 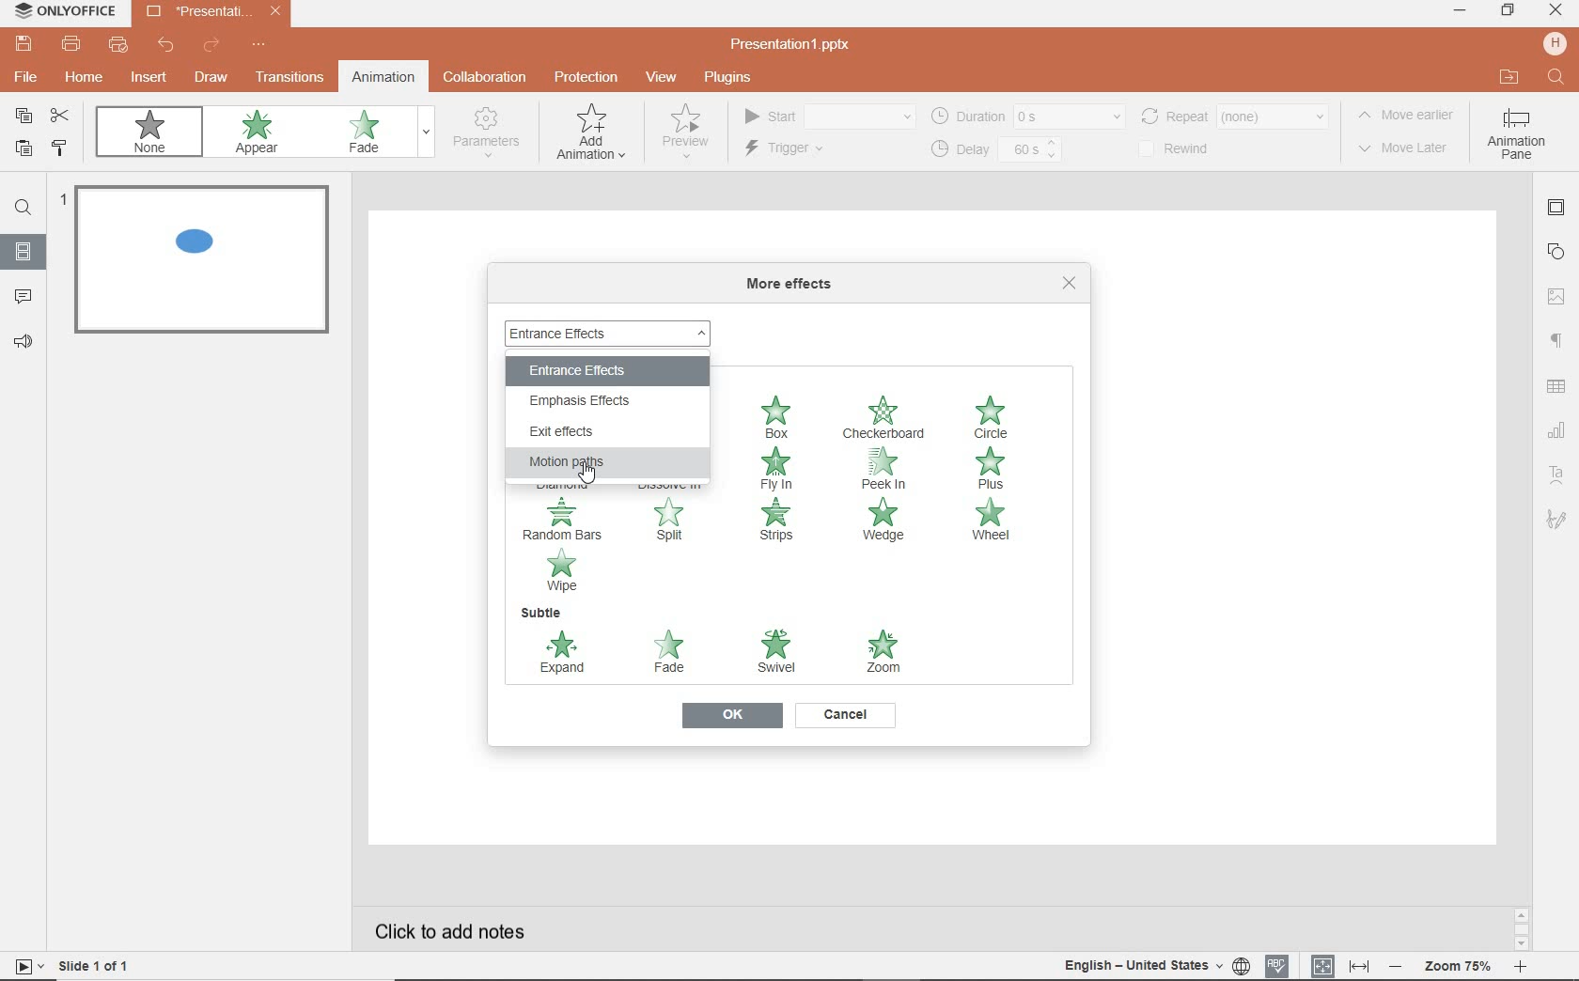 What do you see at coordinates (885, 419) in the screenshot?
I see `CHECKERBOARD` at bounding box center [885, 419].